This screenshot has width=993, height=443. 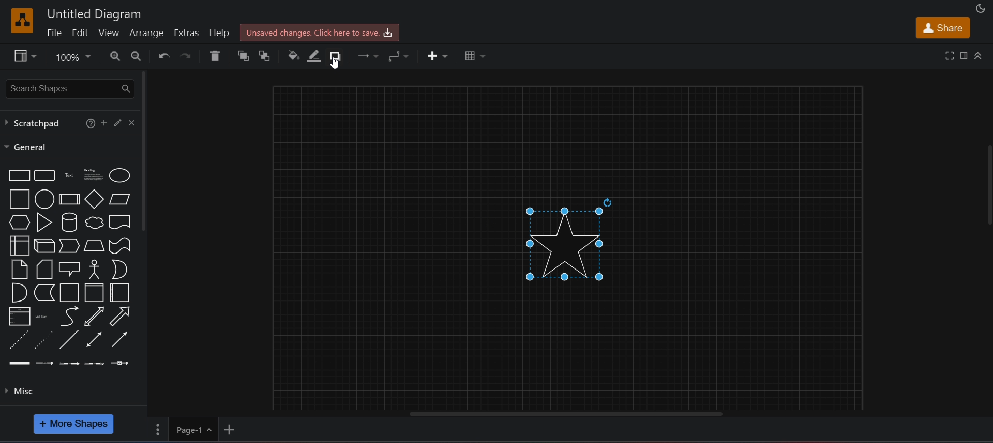 What do you see at coordinates (96, 364) in the screenshot?
I see `Connector with 3 labels` at bounding box center [96, 364].